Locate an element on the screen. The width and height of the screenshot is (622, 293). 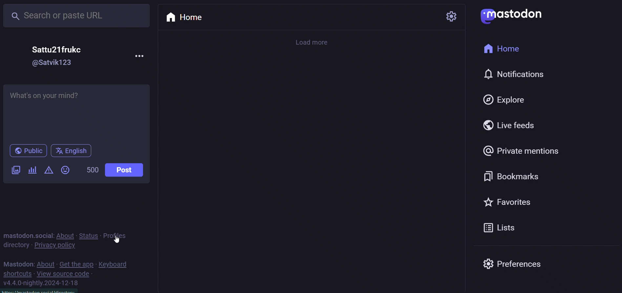
word limit is located at coordinates (93, 169).